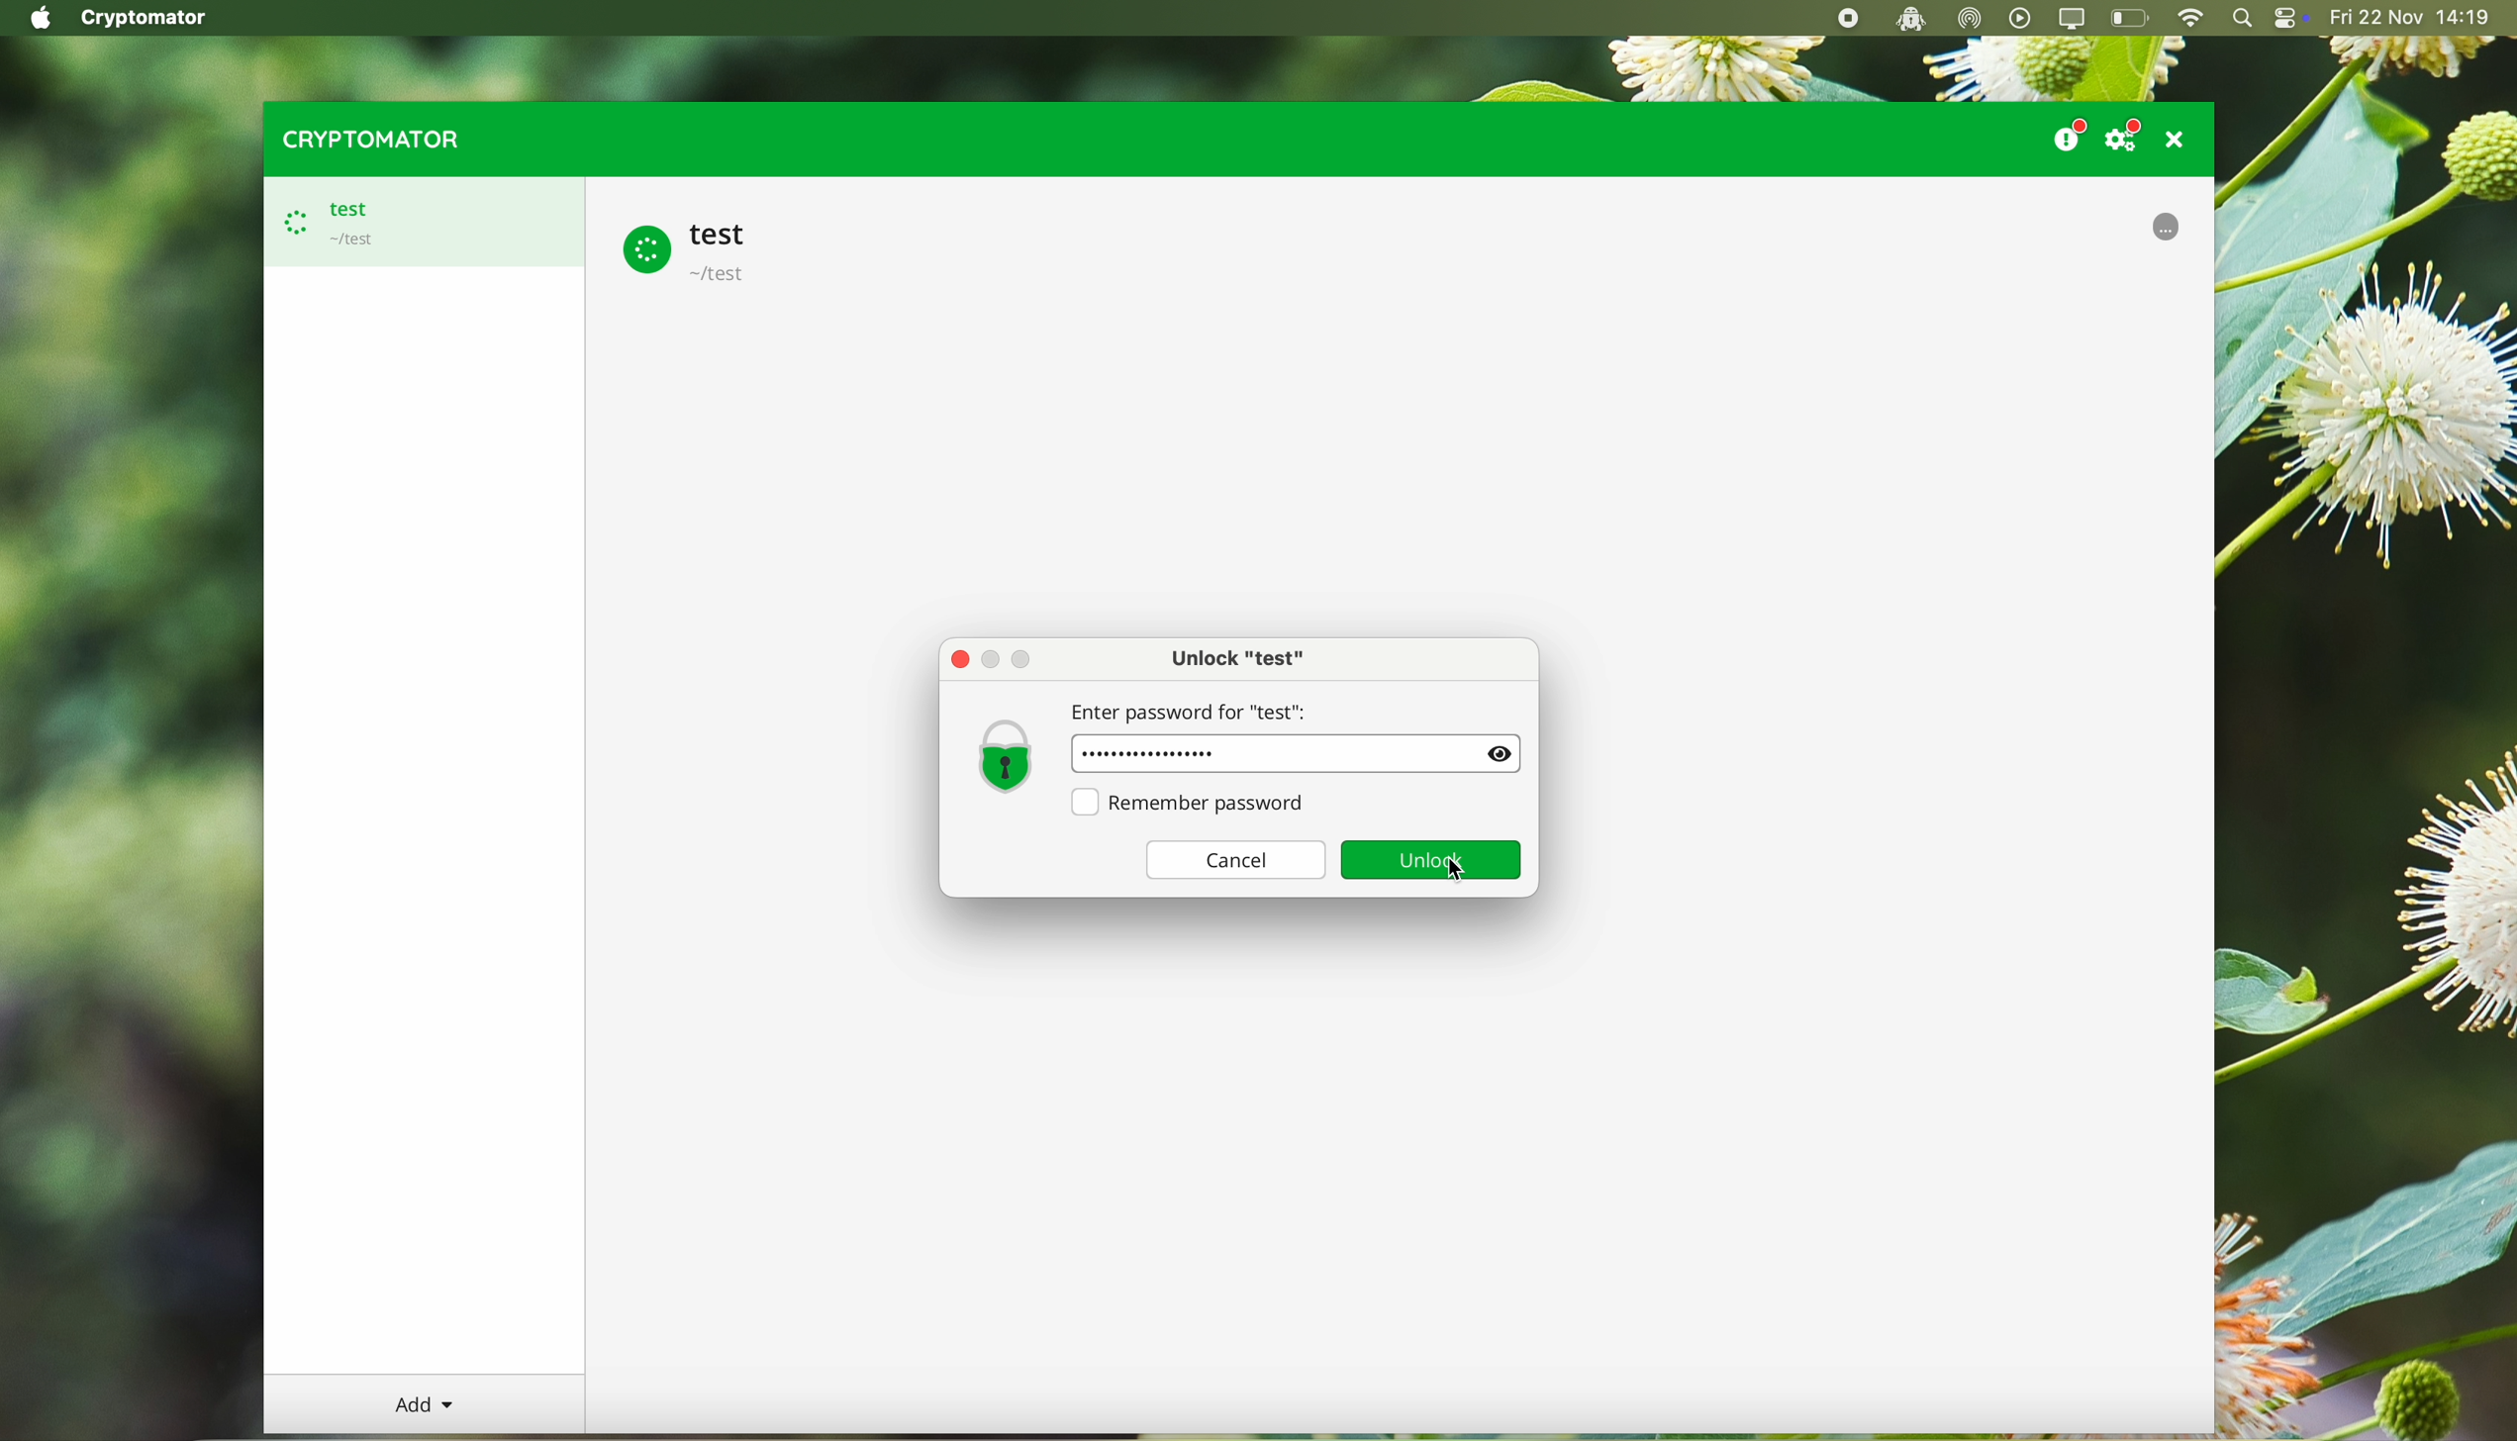 Image resolution: width=2517 pixels, height=1441 pixels. I want to click on settings, so click(2128, 135).